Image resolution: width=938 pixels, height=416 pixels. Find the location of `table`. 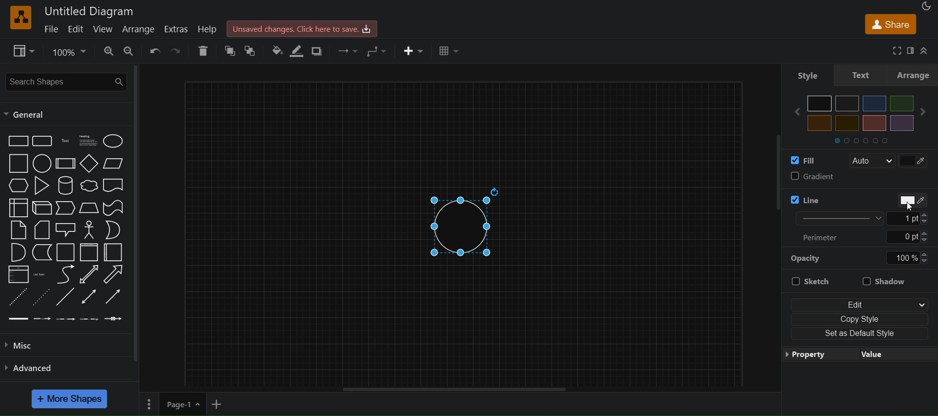

table is located at coordinates (450, 51).